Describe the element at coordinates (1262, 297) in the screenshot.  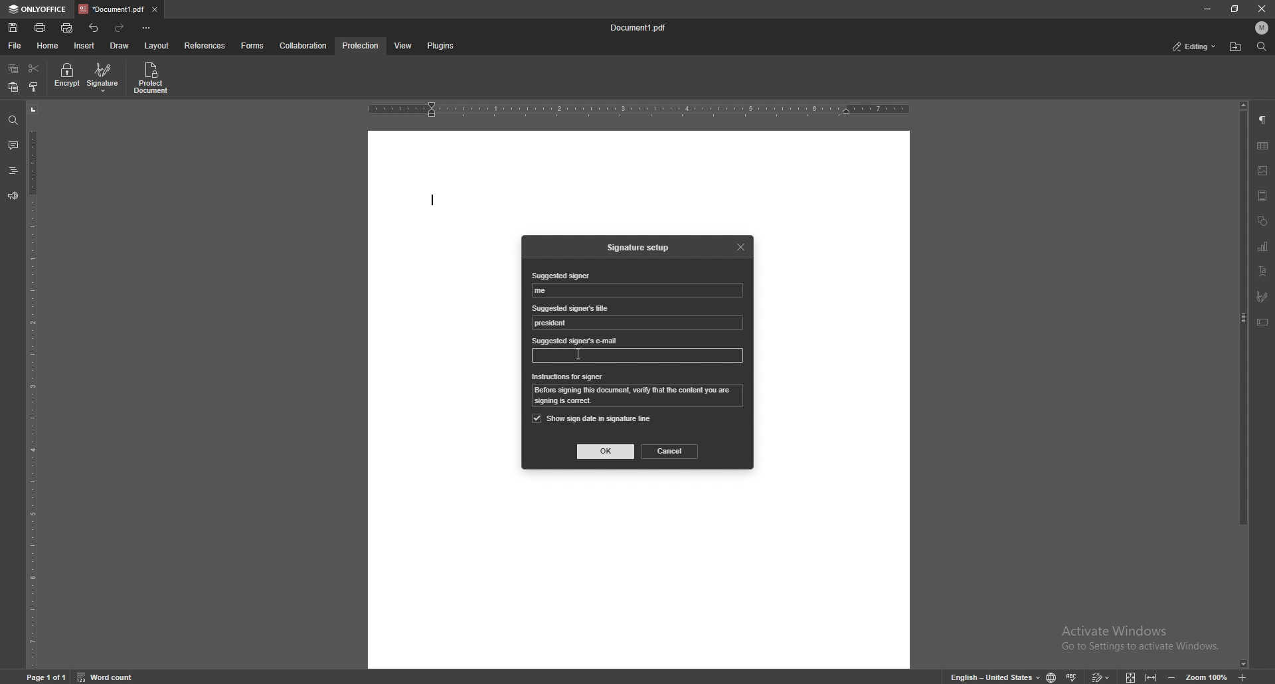
I see `signature` at that location.